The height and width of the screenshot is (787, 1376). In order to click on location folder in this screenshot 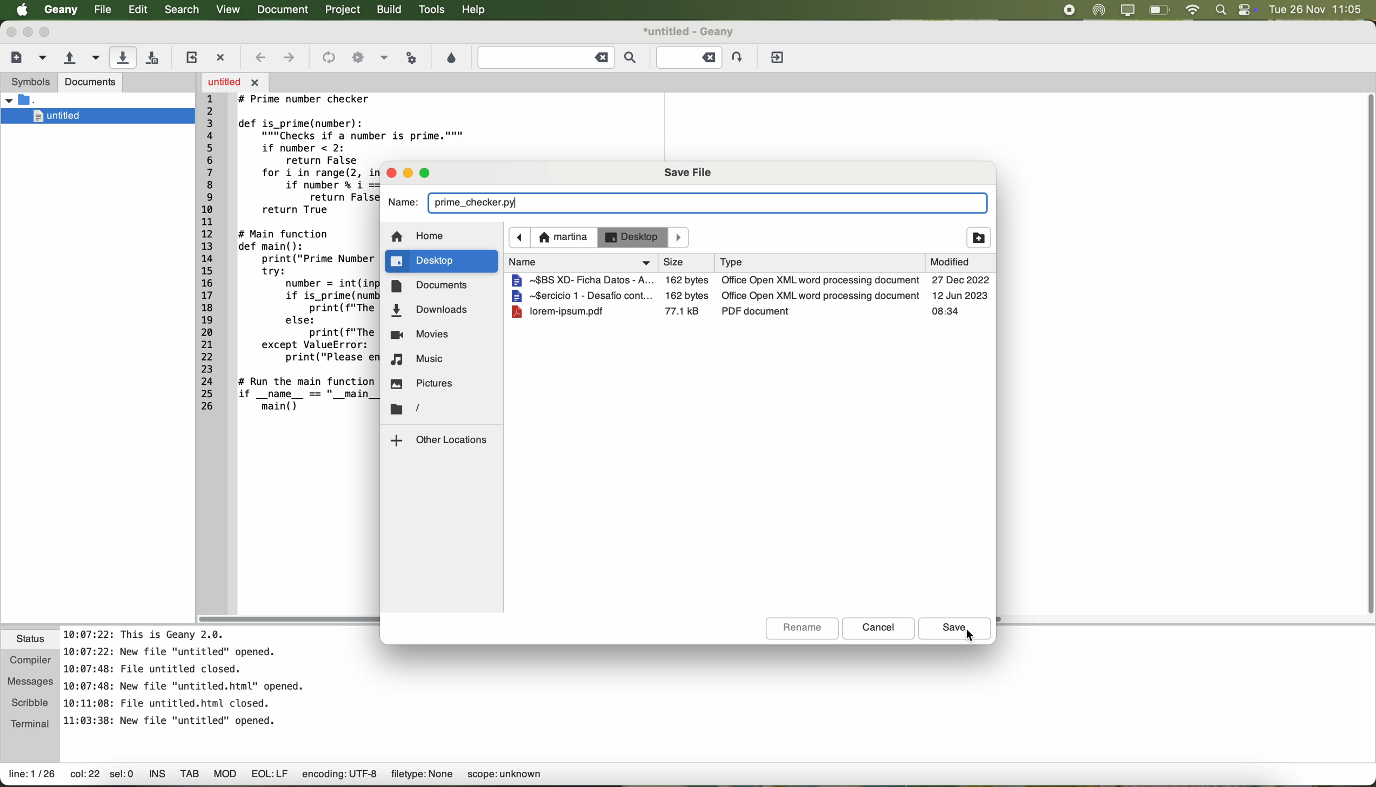, I will do `click(442, 409)`.